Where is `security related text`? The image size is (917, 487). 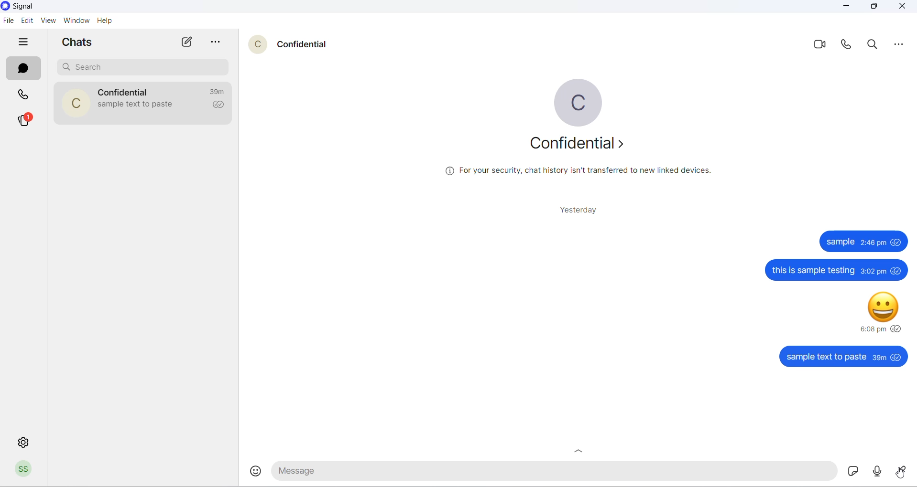 security related text is located at coordinates (584, 170).